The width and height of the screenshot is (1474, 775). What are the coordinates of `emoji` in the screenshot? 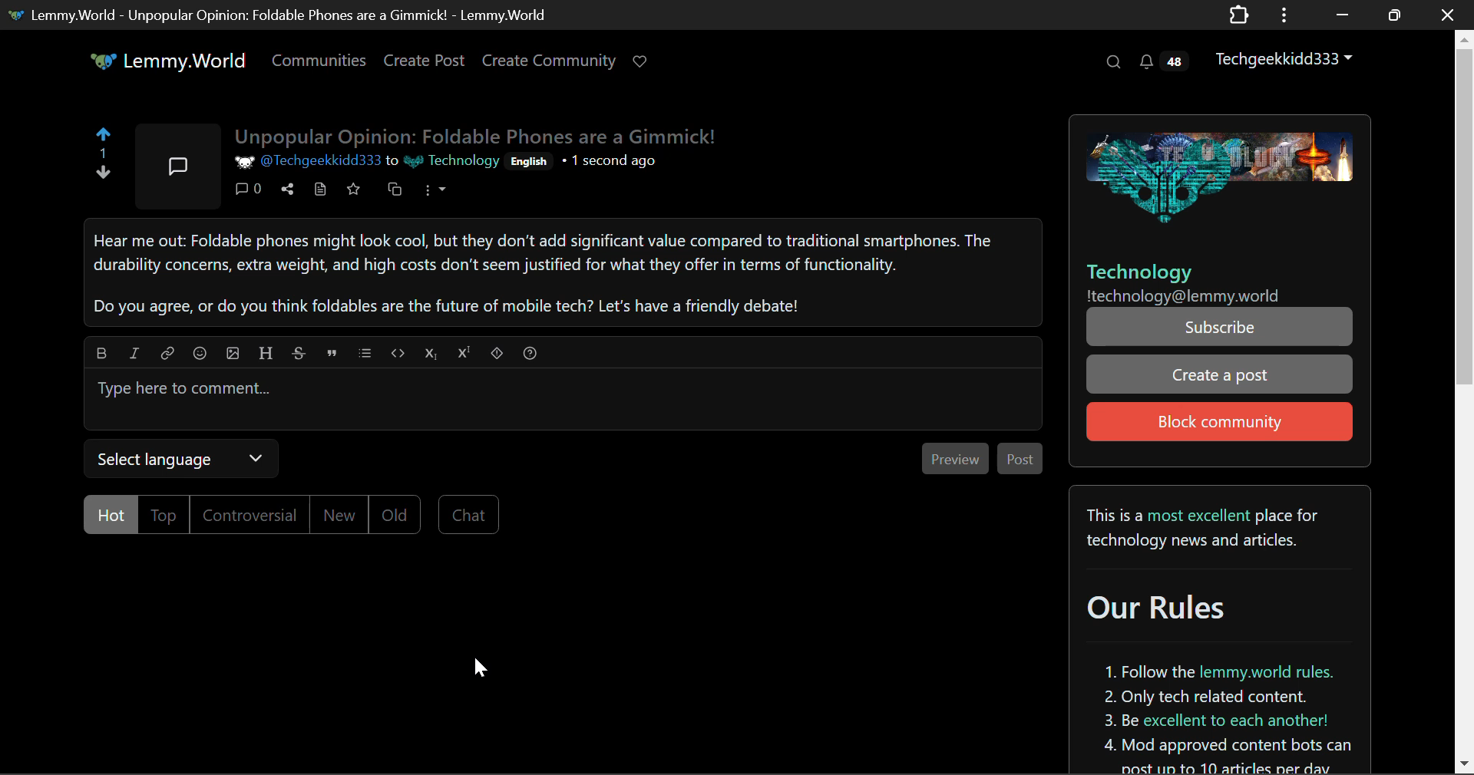 It's located at (199, 351).